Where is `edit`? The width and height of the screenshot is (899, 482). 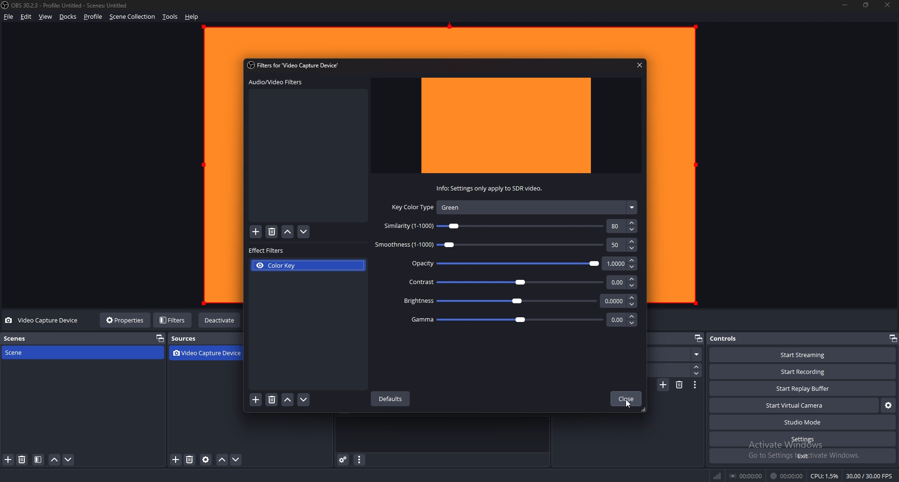
edit is located at coordinates (26, 16).